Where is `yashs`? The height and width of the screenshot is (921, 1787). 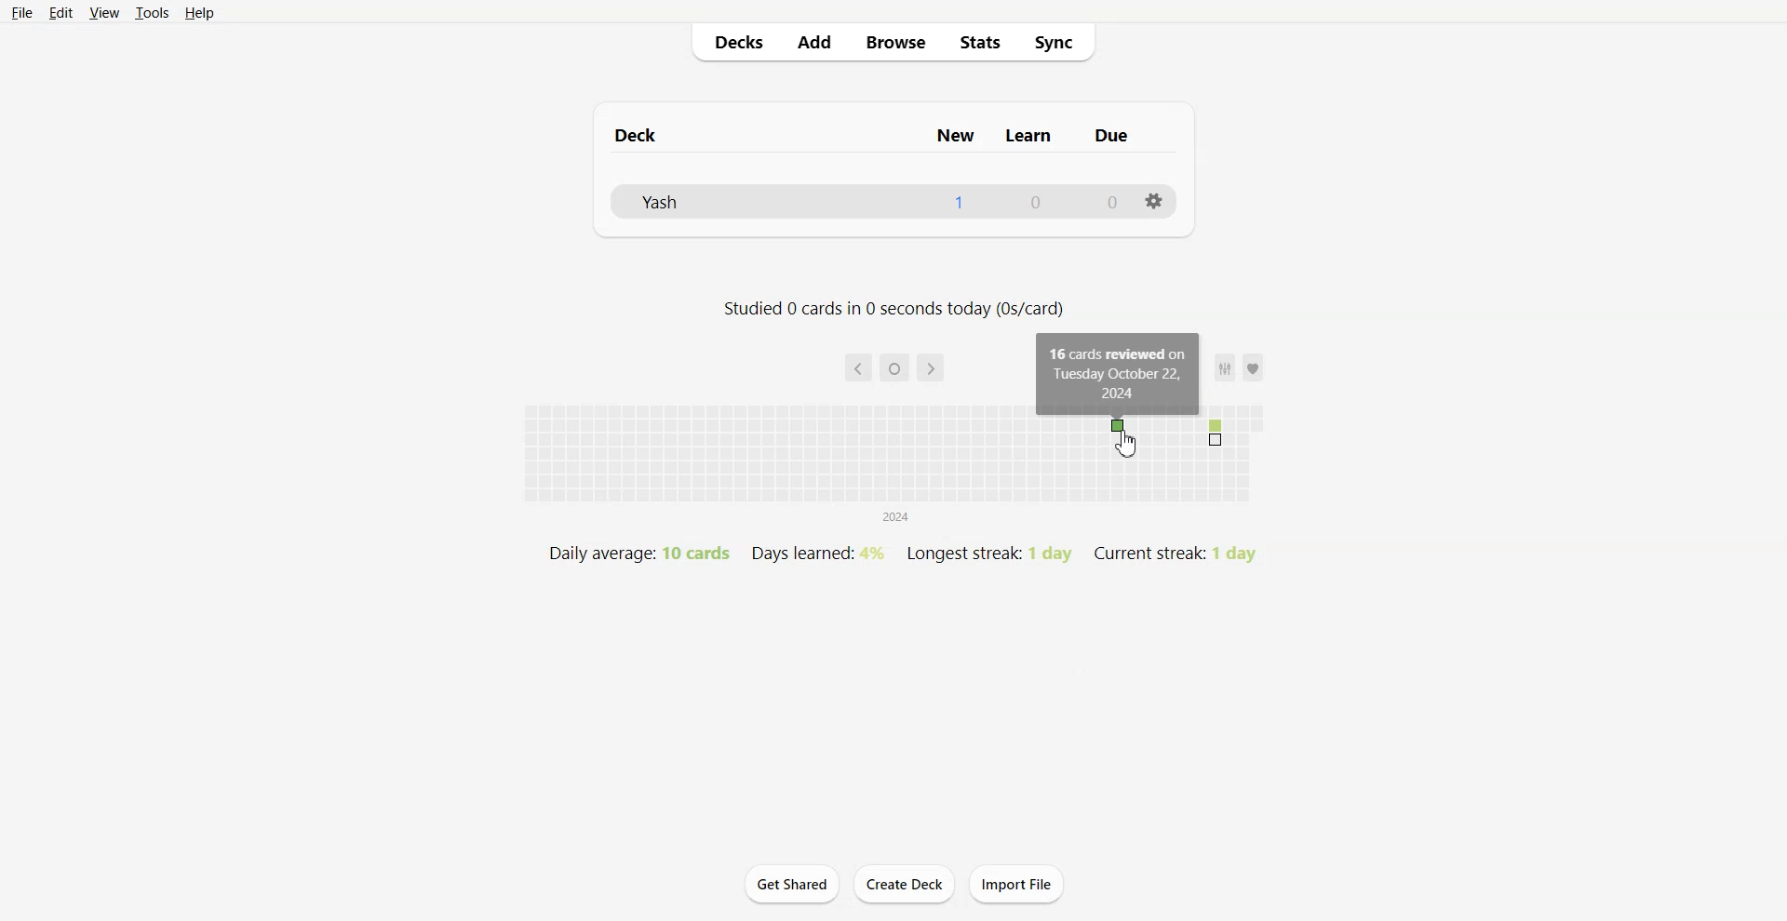 yashs is located at coordinates (682, 199).